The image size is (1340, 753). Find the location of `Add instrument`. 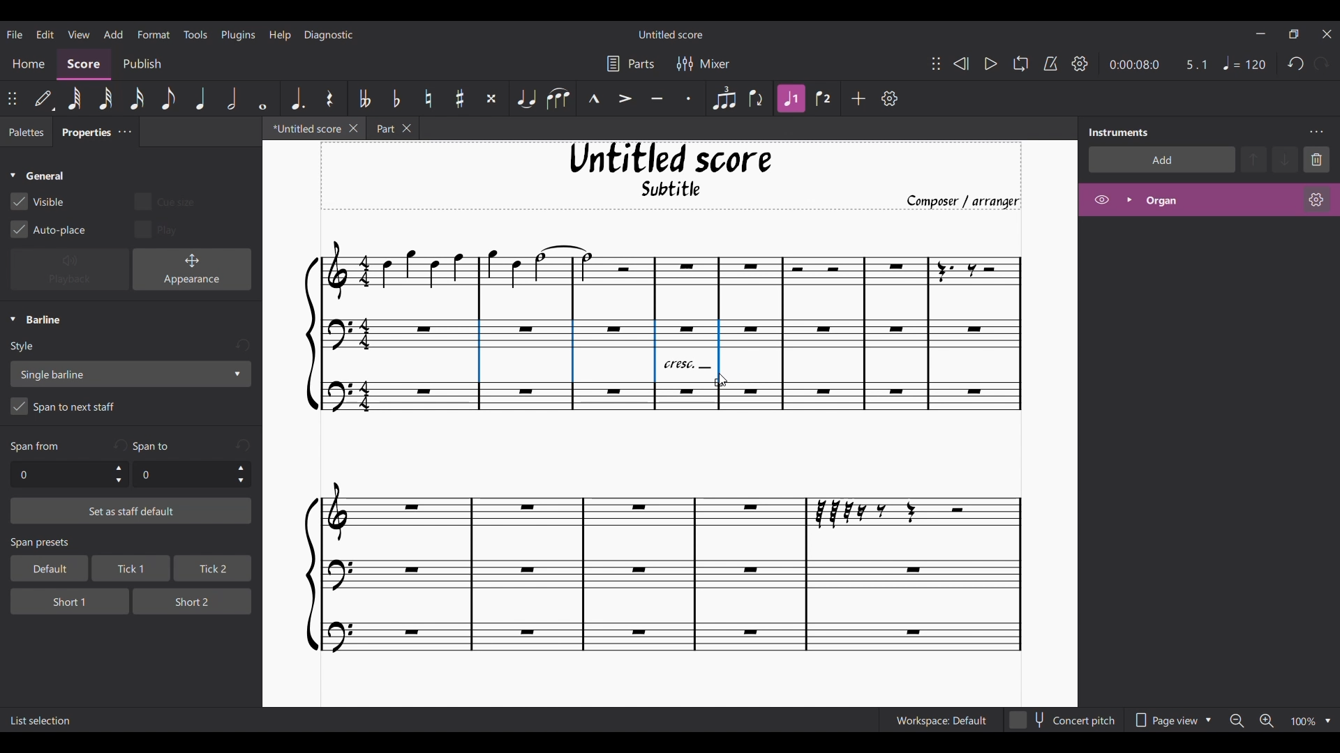

Add instrument is located at coordinates (1162, 159).